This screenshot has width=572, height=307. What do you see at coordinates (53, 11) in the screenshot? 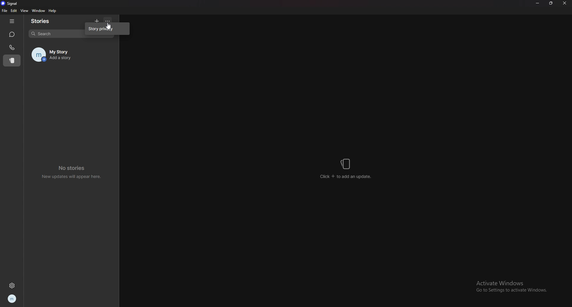
I see `help` at bounding box center [53, 11].